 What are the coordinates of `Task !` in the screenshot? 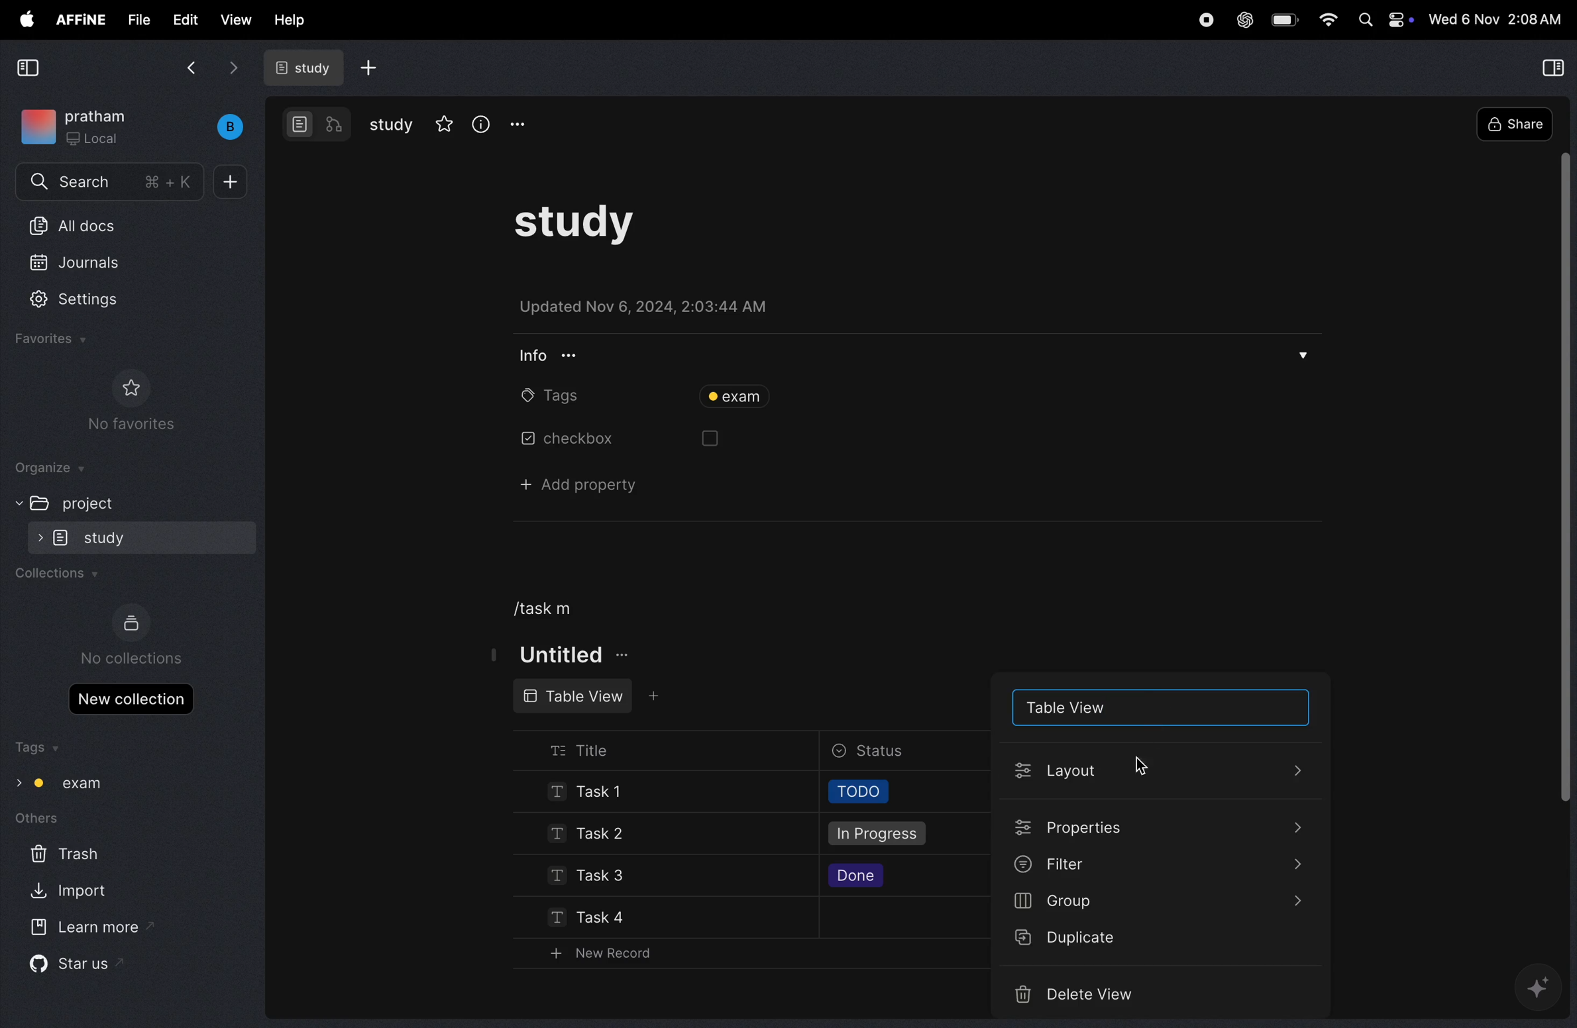 It's located at (598, 793).